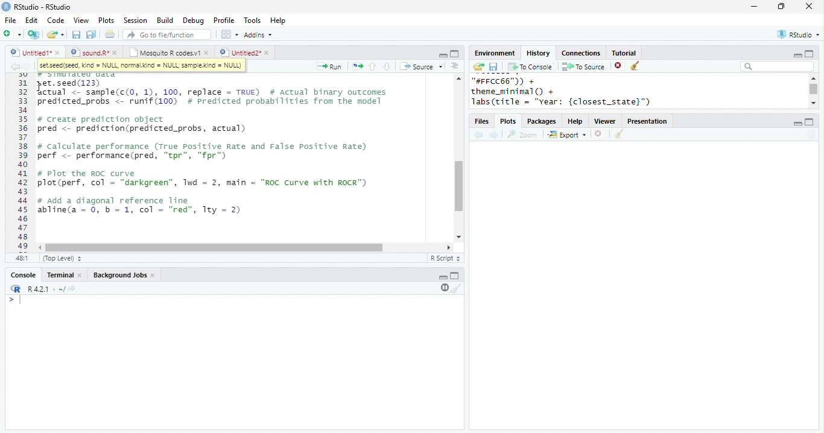 The image size is (824, 433). I want to click on save, so click(76, 34).